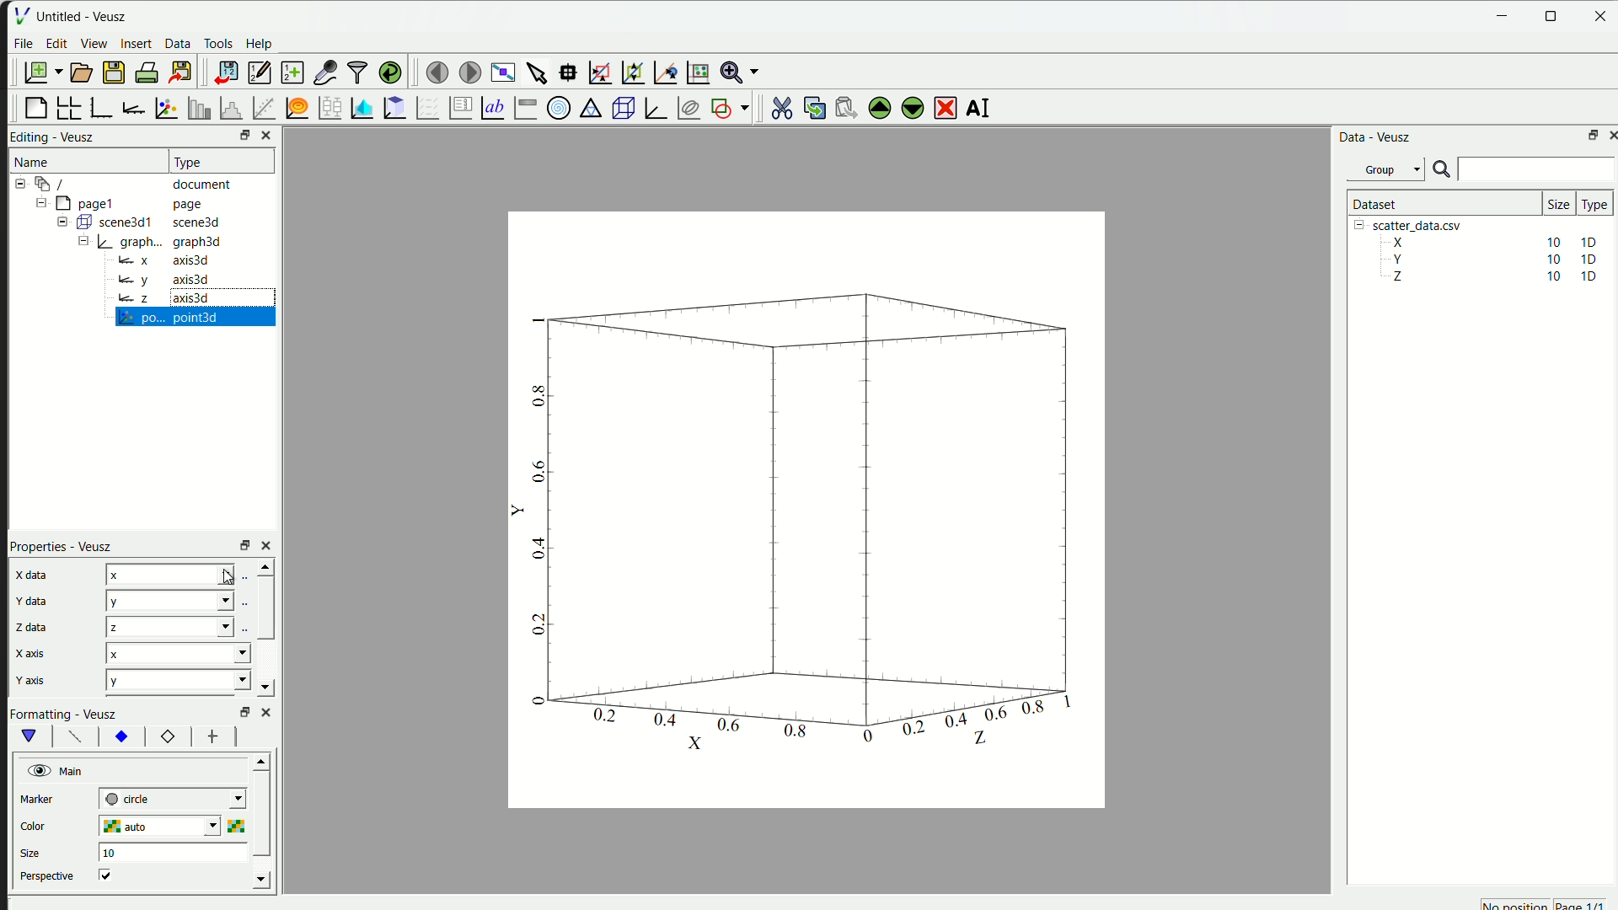 The height and width of the screenshot is (910, 1618). What do you see at coordinates (51, 825) in the screenshot?
I see `color` at bounding box center [51, 825].